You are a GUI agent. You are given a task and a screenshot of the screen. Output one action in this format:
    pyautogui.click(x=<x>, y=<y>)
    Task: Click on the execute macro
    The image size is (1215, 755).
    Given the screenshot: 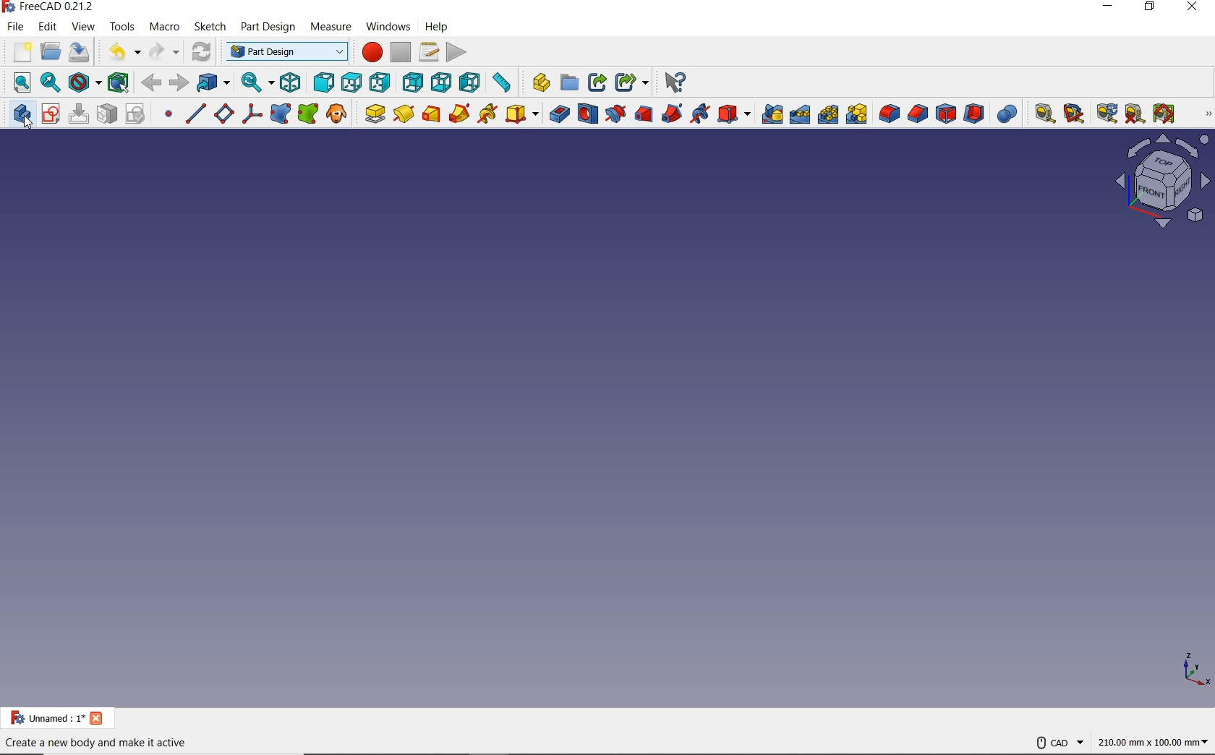 What is the action you would take?
    pyautogui.click(x=457, y=53)
    